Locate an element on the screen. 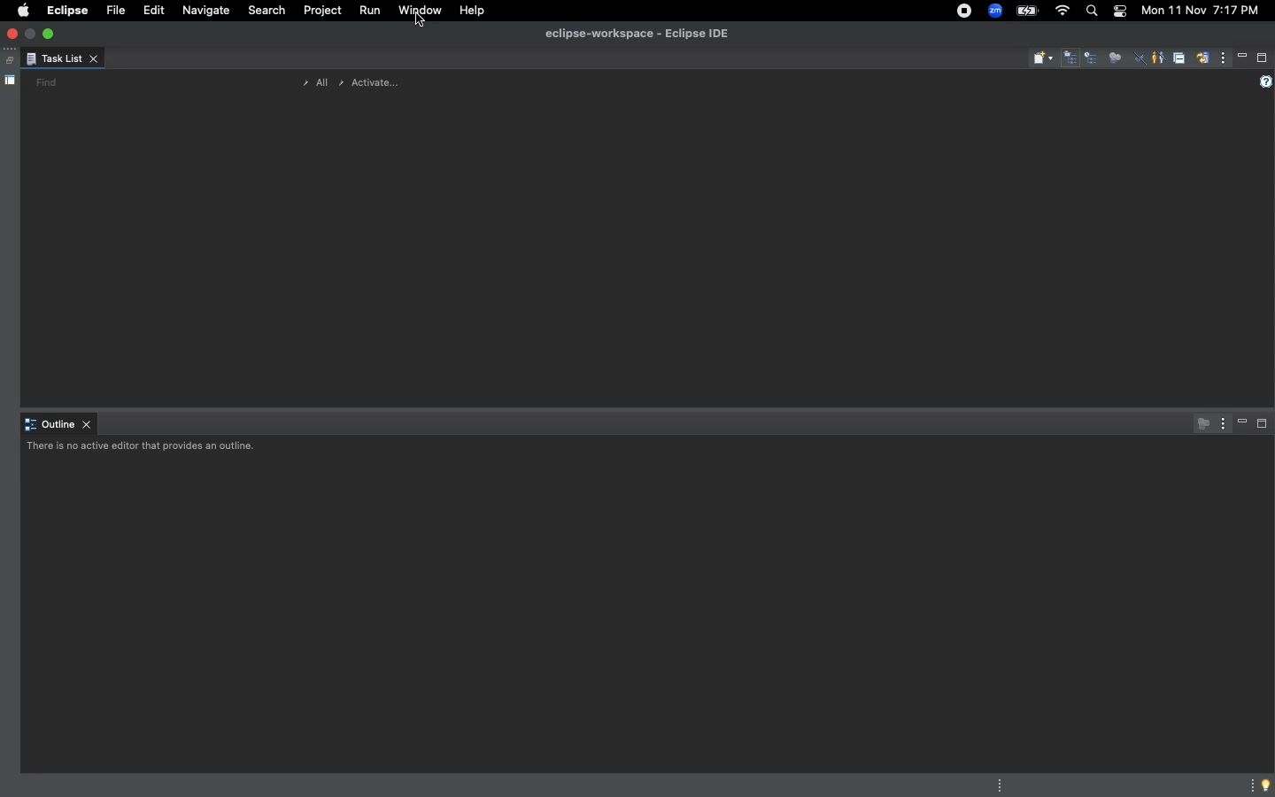 Image resolution: width=1275 pixels, height=797 pixels. Activate is located at coordinates (370, 81).